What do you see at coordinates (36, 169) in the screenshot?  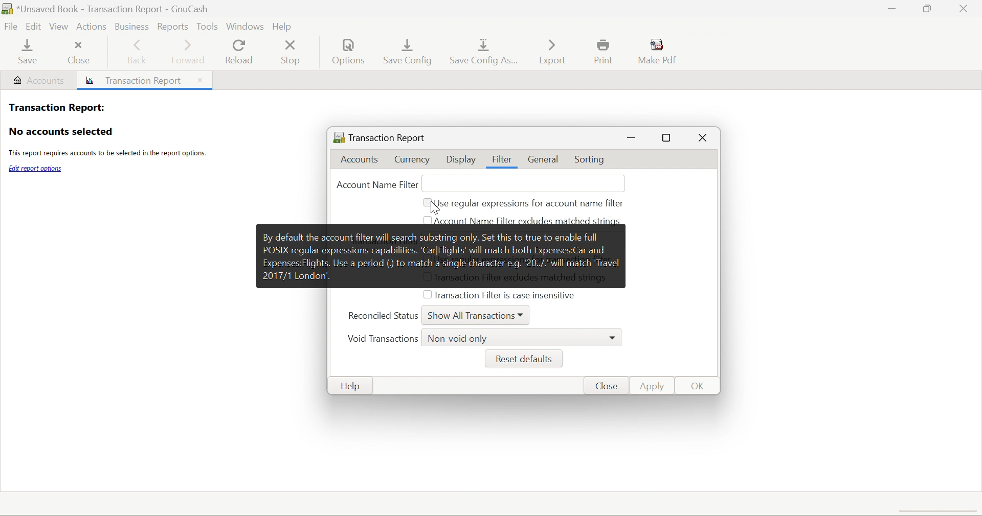 I see `Edit report options` at bounding box center [36, 169].